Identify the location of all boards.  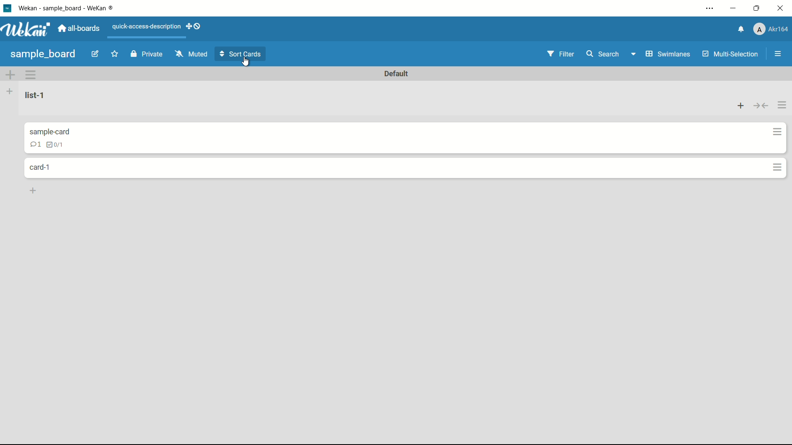
(79, 29).